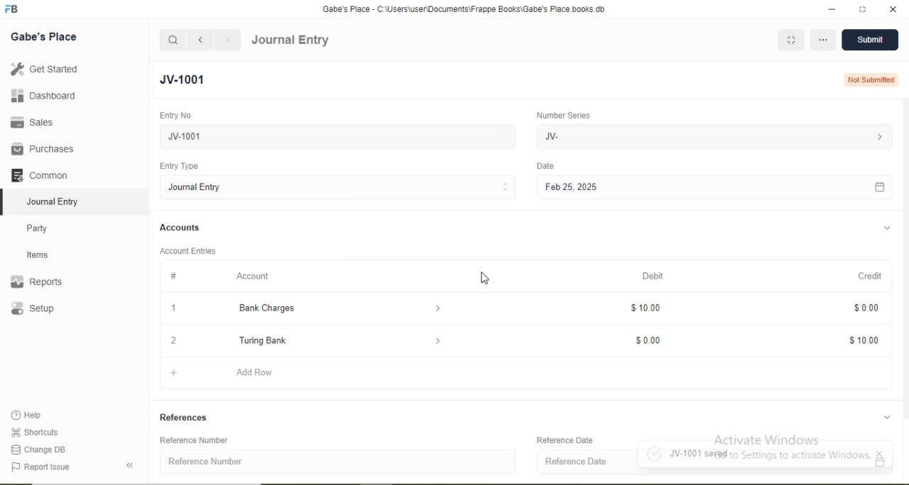 The height and width of the screenshot is (485, 909). What do you see at coordinates (887, 228) in the screenshot?
I see `collapse/expand` at bounding box center [887, 228].